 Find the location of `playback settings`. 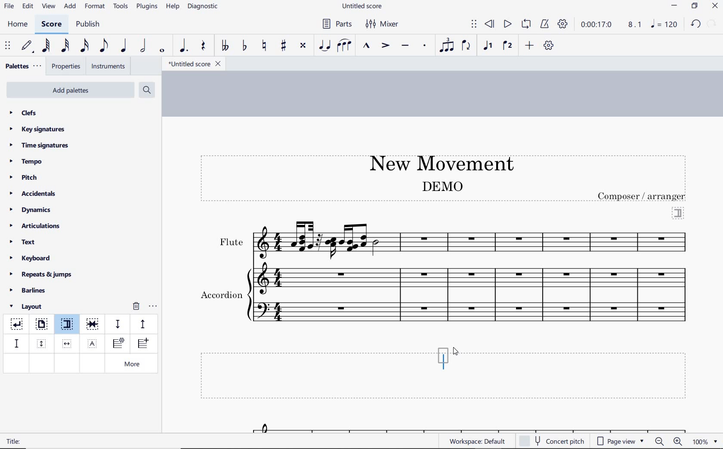

playback settings is located at coordinates (564, 24).